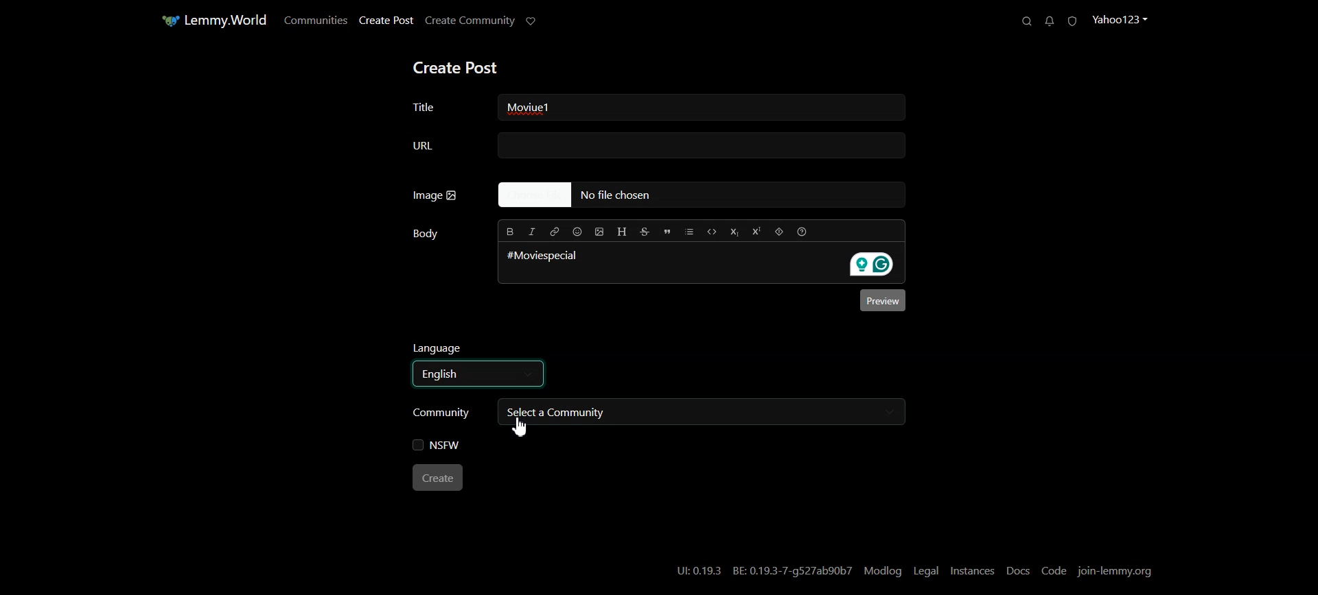 This screenshot has width=1318, height=595. Describe the element at coordinates (802, 231) in the screenshot. I see `Formatting help` at that location.